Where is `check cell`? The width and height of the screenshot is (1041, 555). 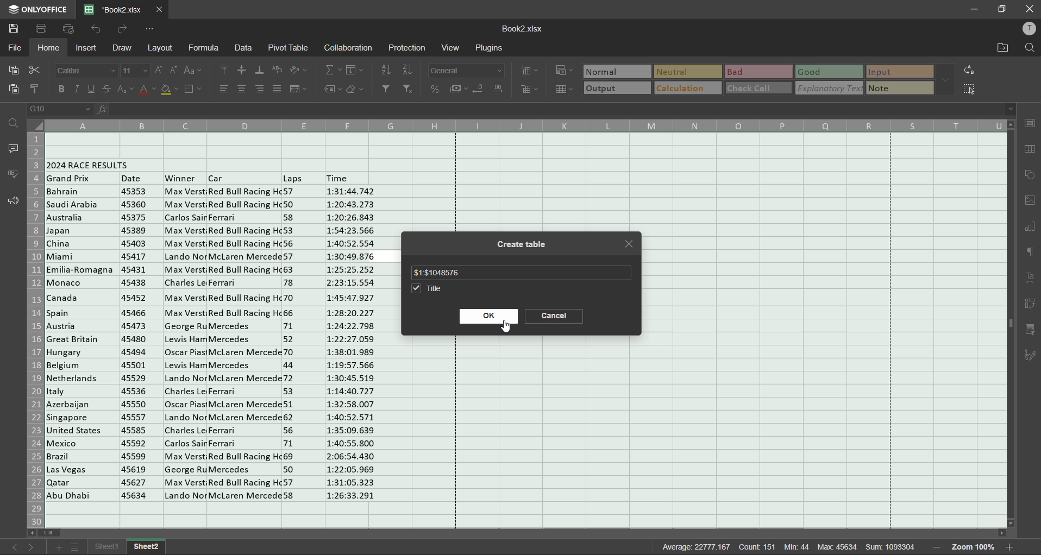
check cell is located at coordinates (757, 89).